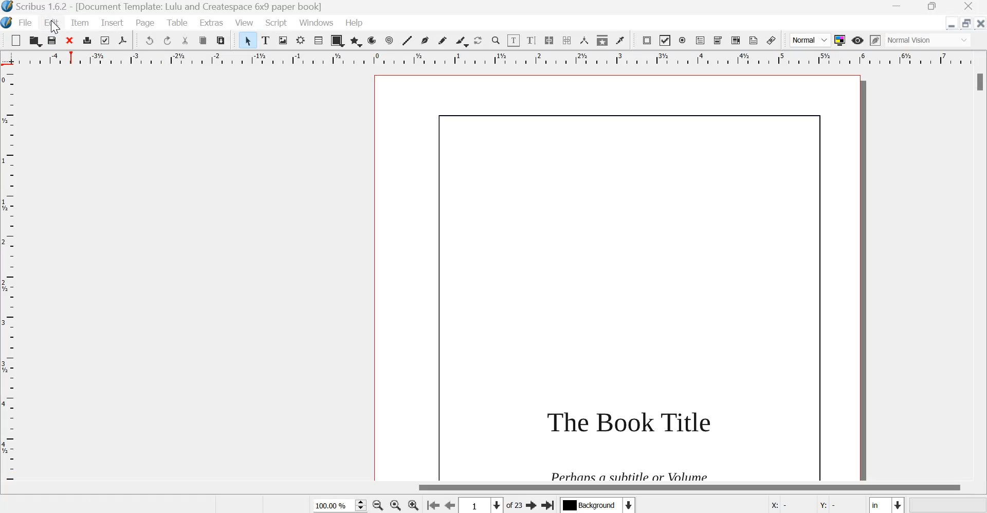 The height and width of the screenshot is (513, 987). I want to click on Windows, so click(317, 22).